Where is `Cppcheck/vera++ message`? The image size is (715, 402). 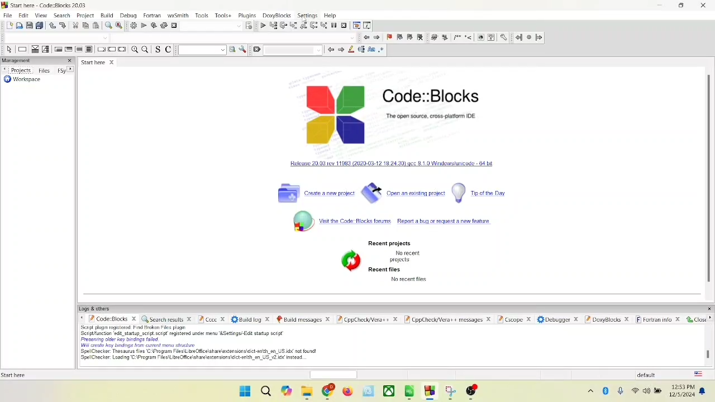
Cppcheck/vera++ message is located at coordinates (447, 318).